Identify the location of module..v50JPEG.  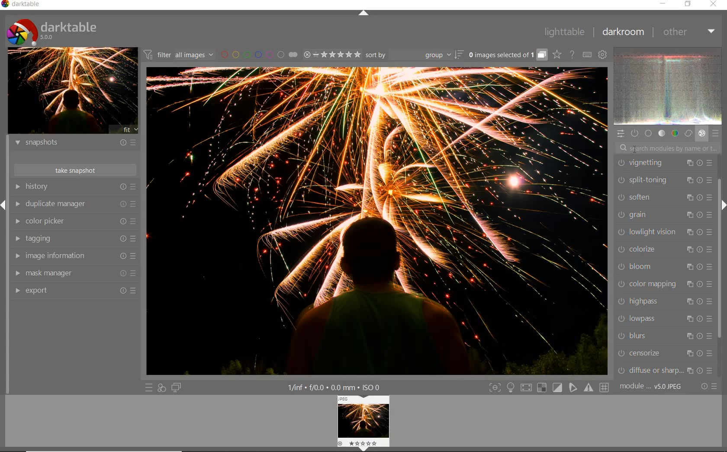
(650, 387).